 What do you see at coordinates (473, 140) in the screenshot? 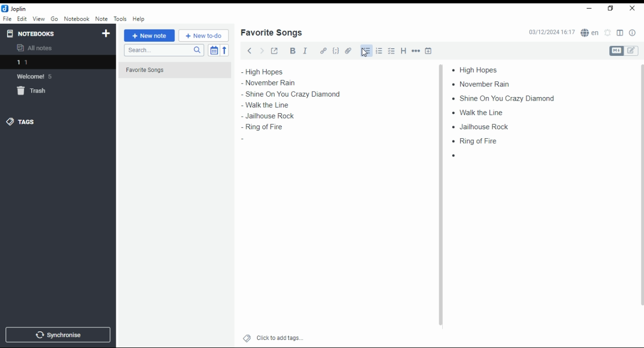
I see `ring of fire` at bounding box center [473, 140].